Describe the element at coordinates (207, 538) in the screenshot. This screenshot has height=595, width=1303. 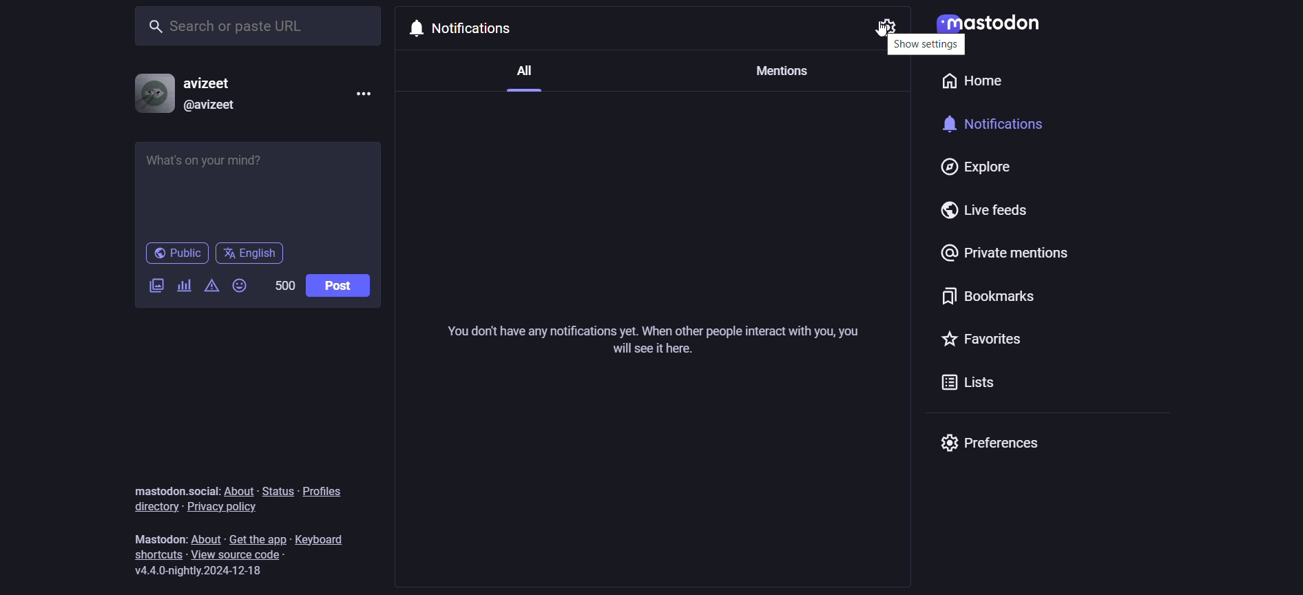
I see `about` at that location.